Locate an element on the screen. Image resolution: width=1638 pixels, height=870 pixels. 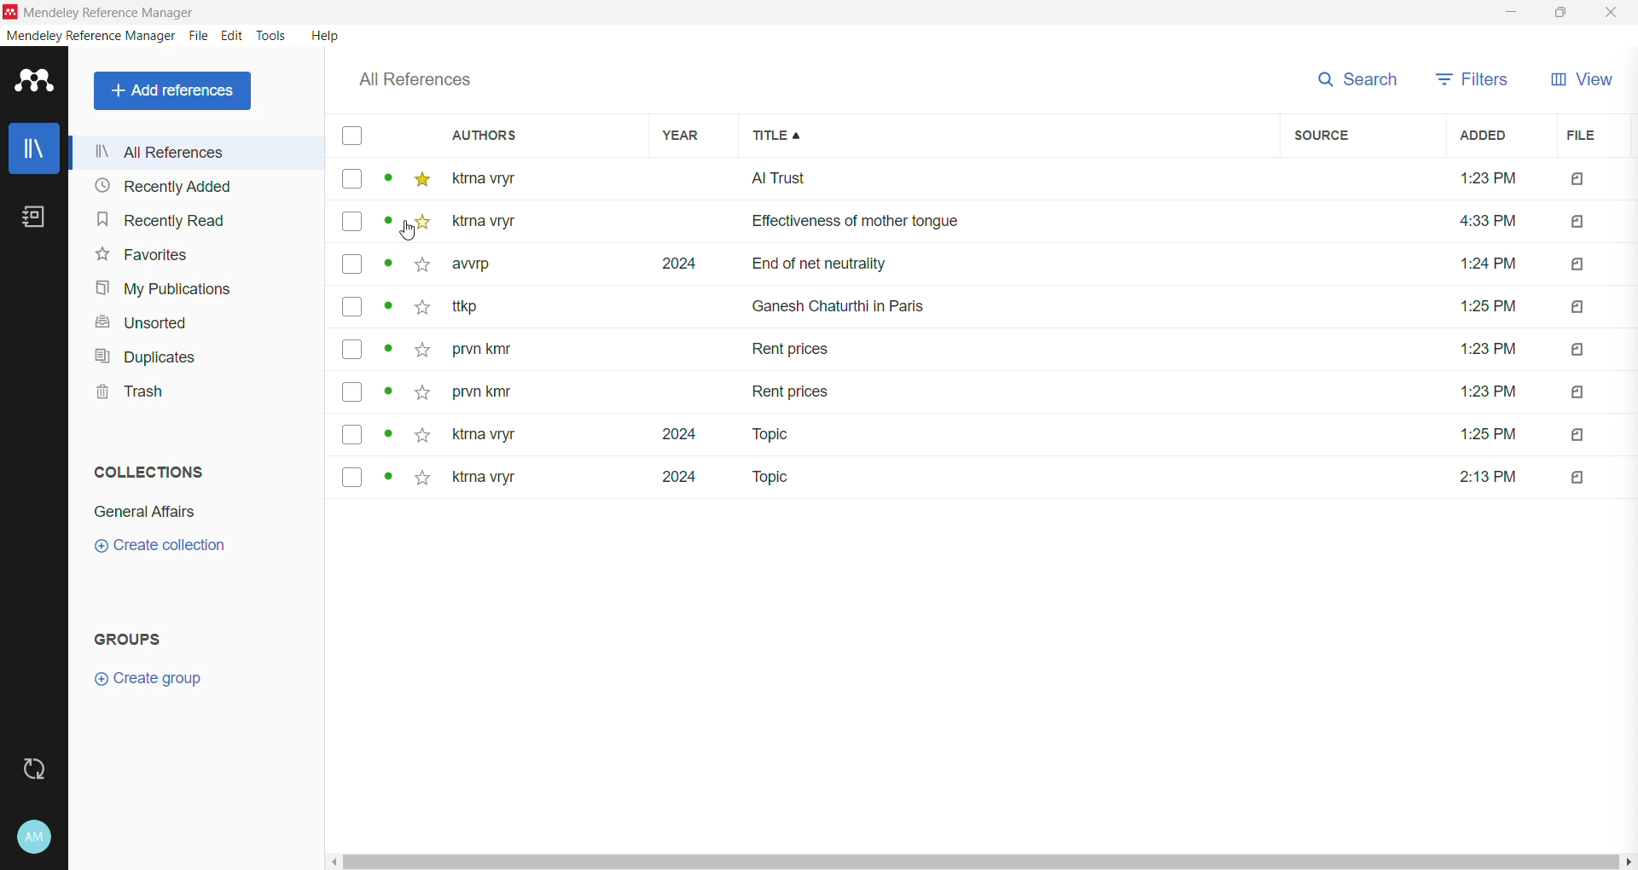
1:24pm is located at coordinates (1488, 264).